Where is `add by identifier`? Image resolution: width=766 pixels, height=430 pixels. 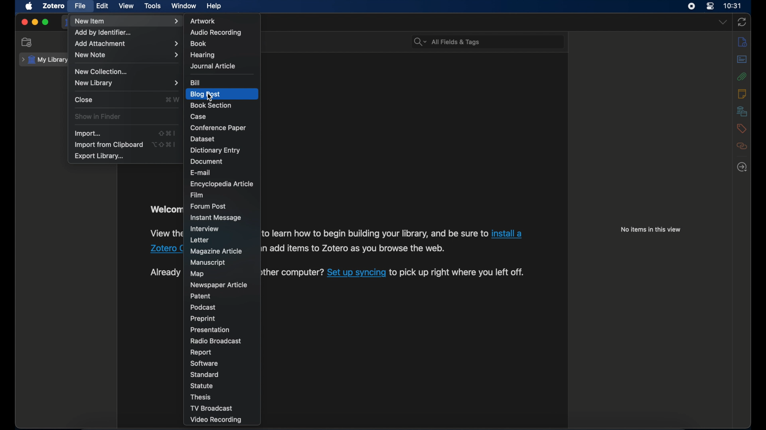
add by identifier is located at coordinates (103, 33).